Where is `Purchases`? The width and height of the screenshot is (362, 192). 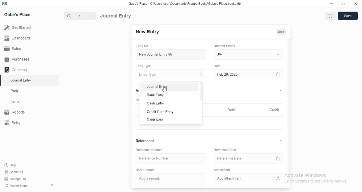 Purchases is located at coordinates (18, 59).